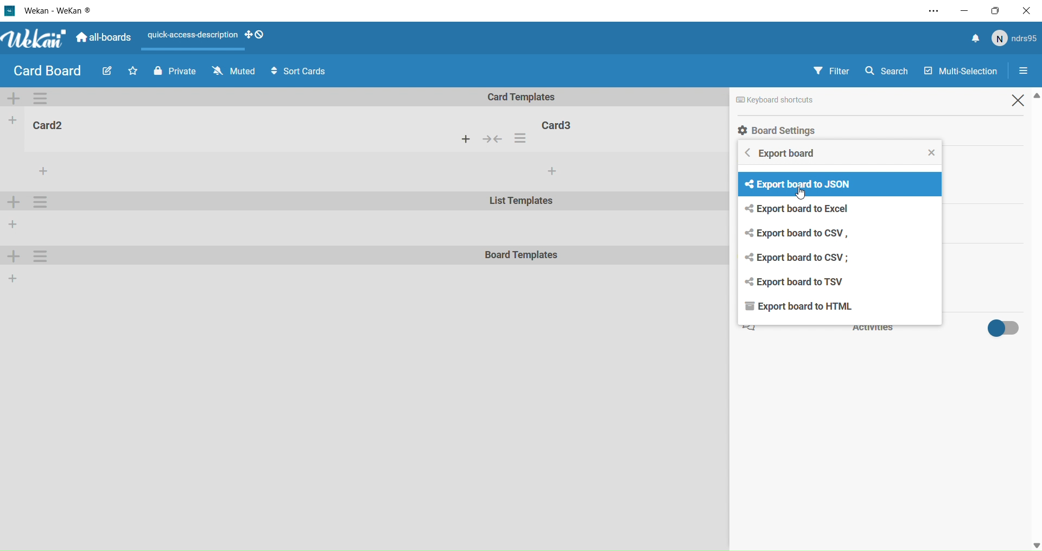 This screenshot has height=551, width=1042. Describe the element at coordinates (1001, 328) in the screenshot. I see `toggle off` at that location.